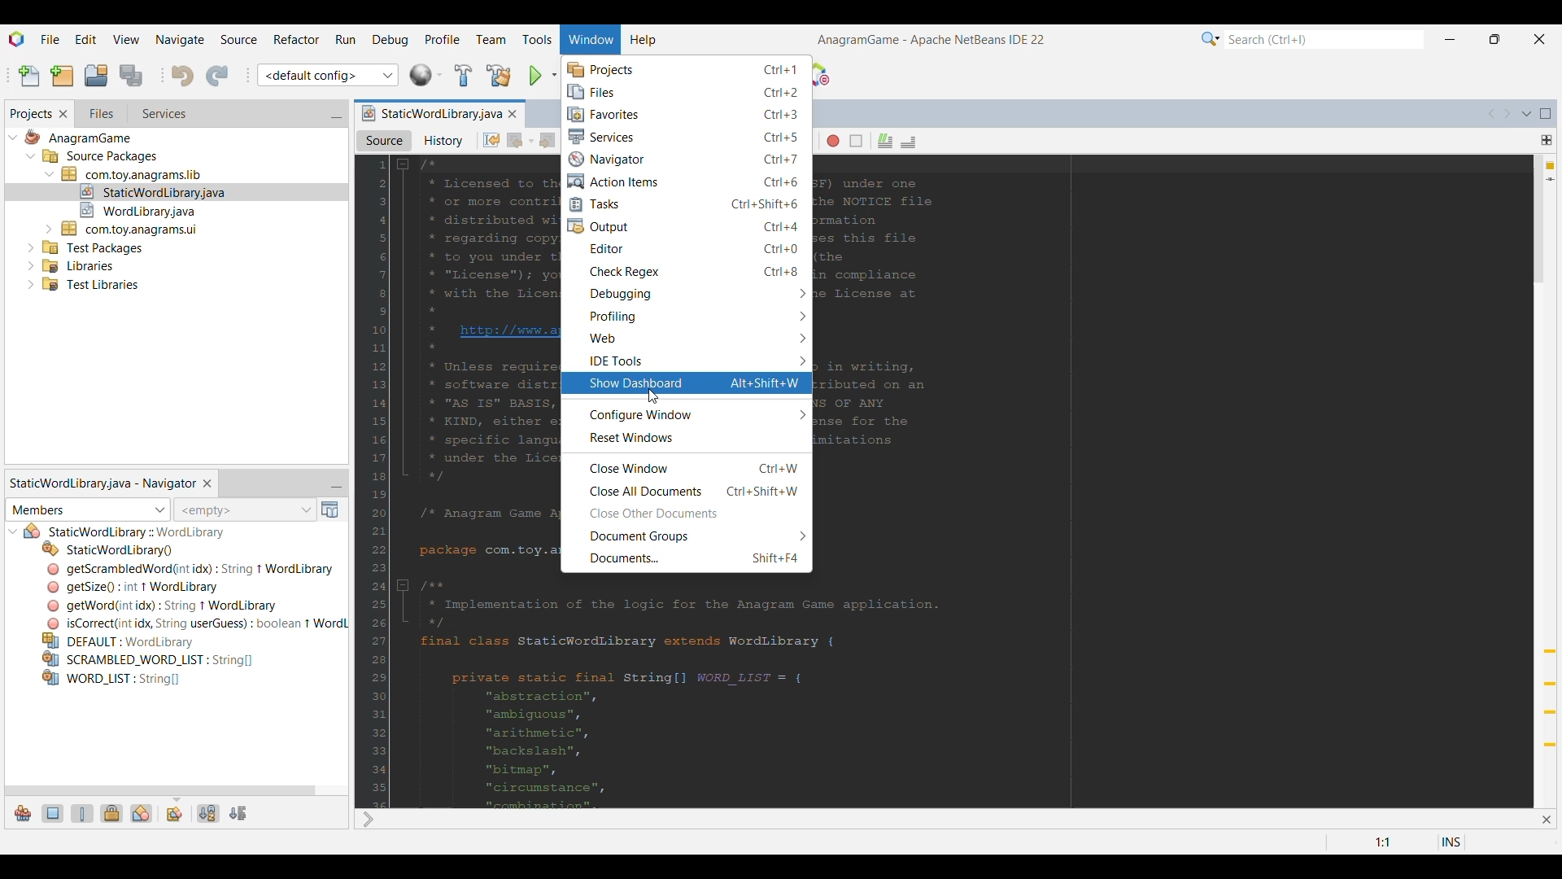  What do you see at coordinates (145, 208) in the screenshot?
I see `` at bounding box center [145, 208].